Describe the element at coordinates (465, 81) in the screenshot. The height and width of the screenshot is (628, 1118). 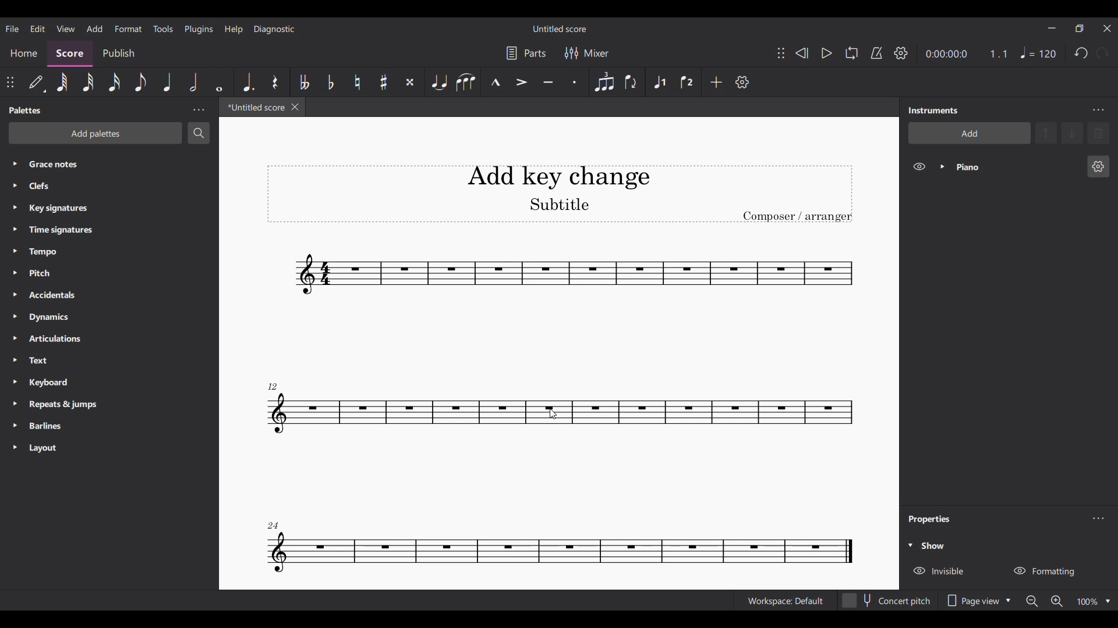
I see `Slur` at that location.